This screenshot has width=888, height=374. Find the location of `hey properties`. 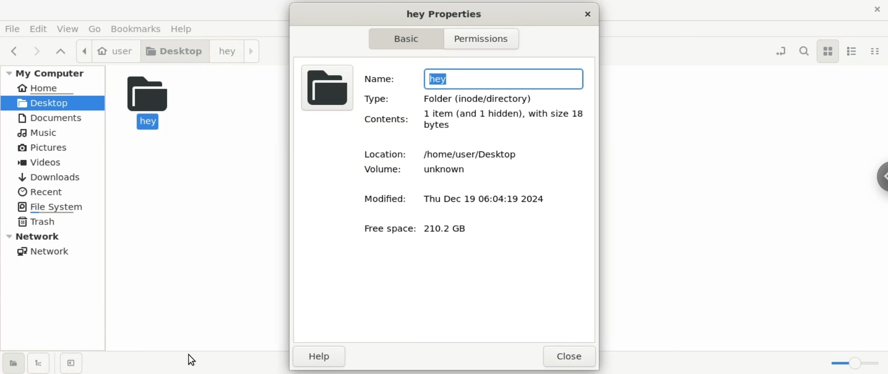

hey properties is located at coordinates (440, 13).